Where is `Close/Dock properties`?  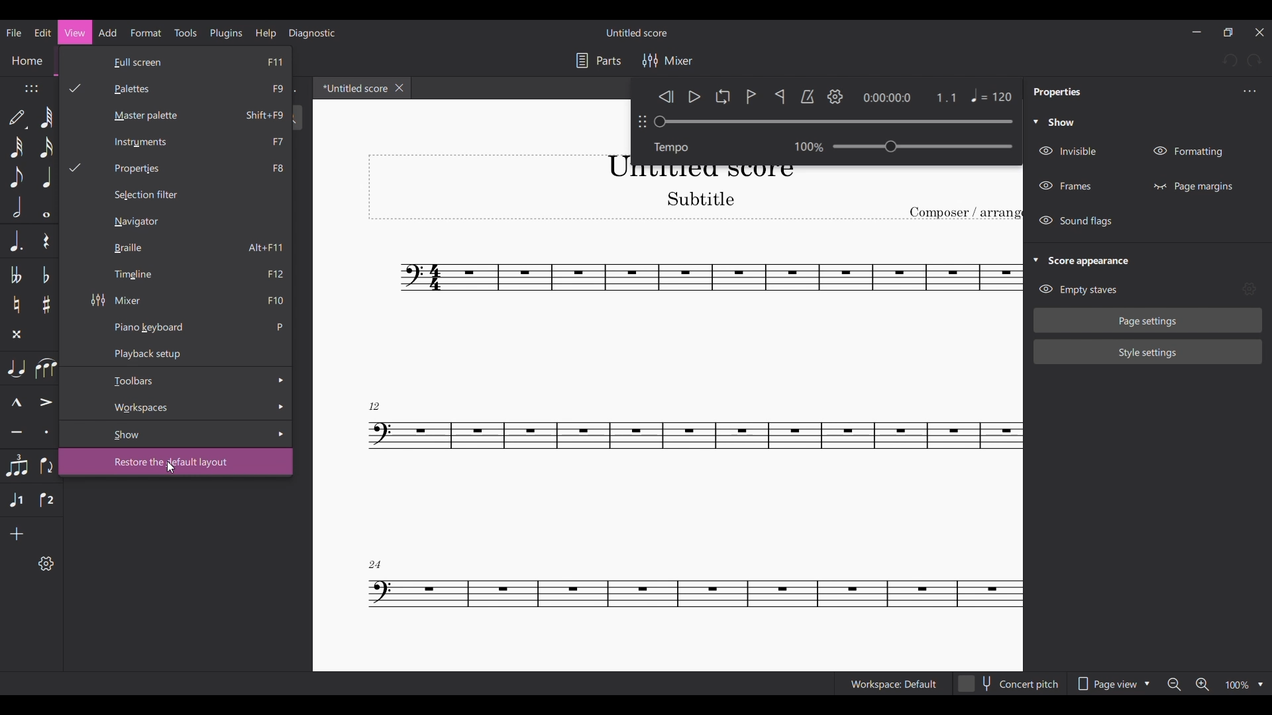
Close/Dock properties is located at coordinates (1250, 91).